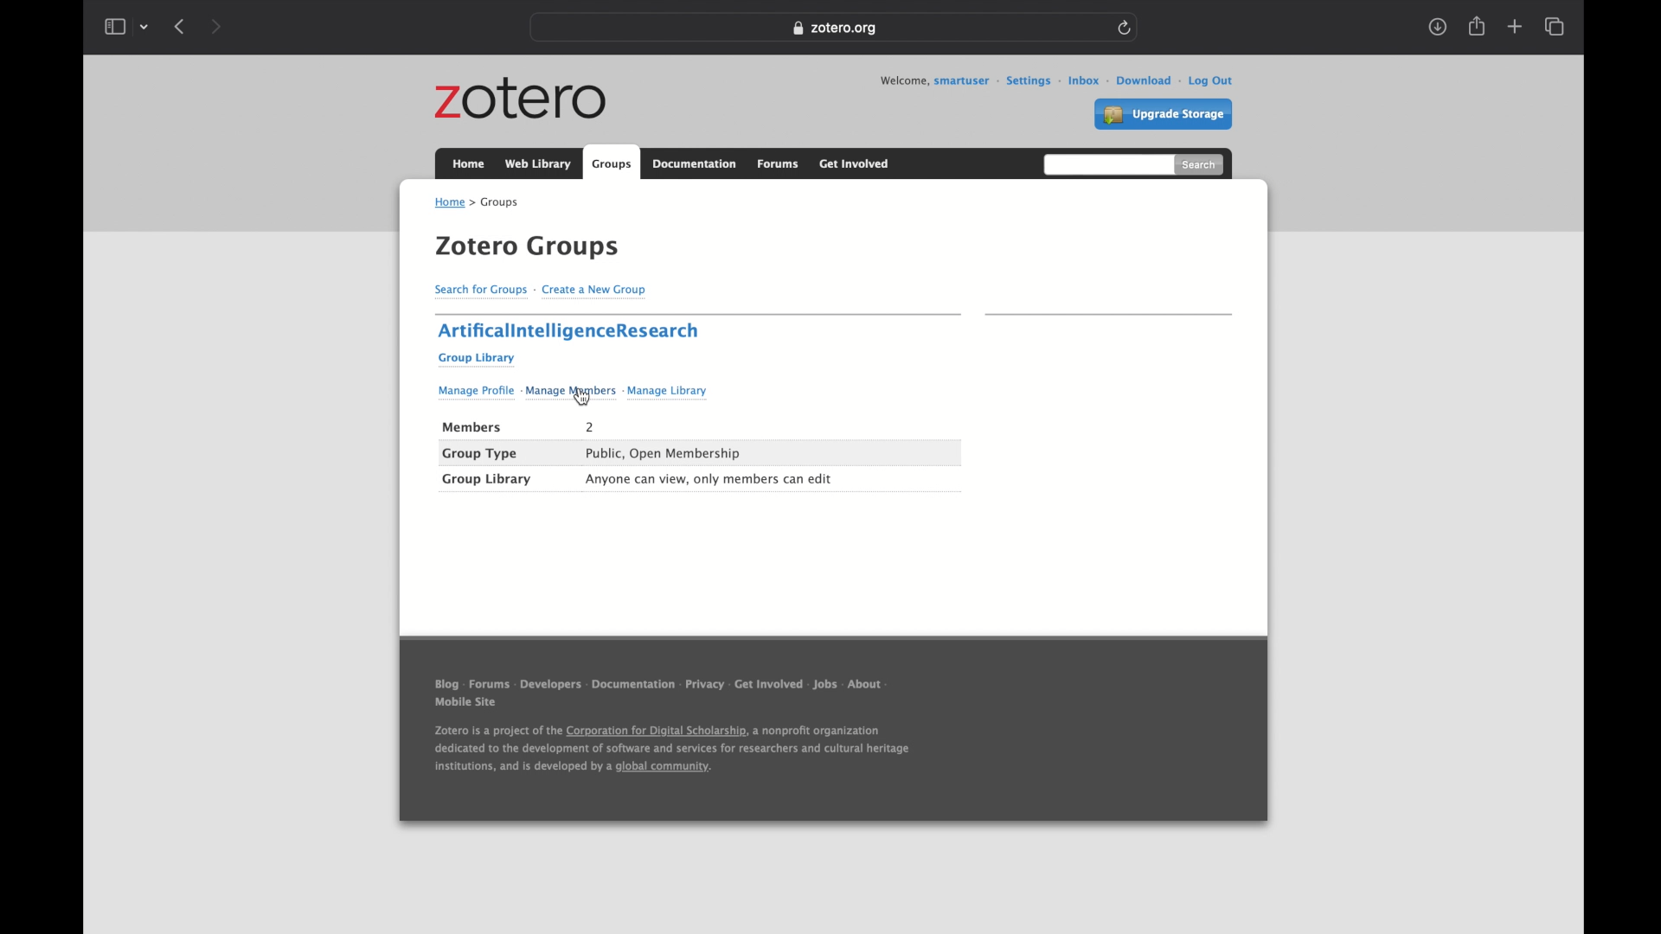 The width and height of the screenshot is (1661, 934). I want to click on developers, so click(551, 685).